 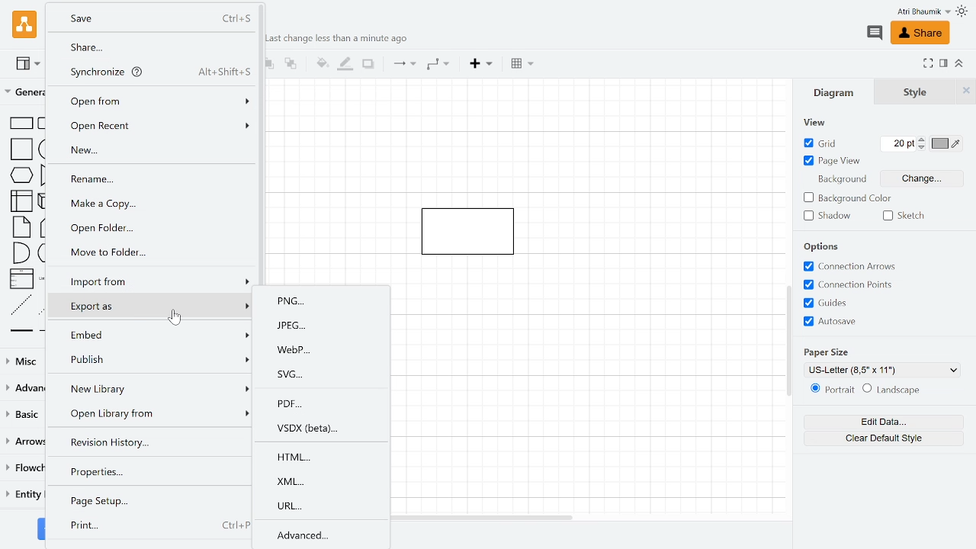 What do you see at coordinates (959, 64) in the screenshot?
I see `Collapse` at bounding box center [959, 64].